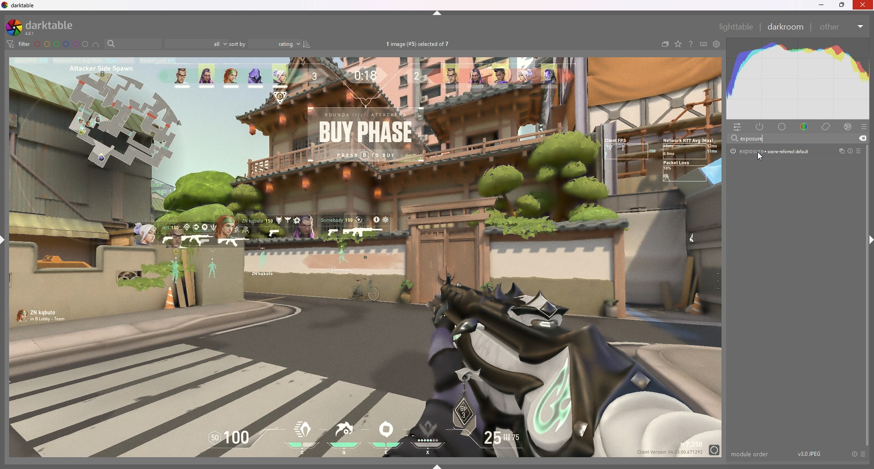 Image resolution: width=874 pixels, height=469 pixels. Describe the element at coordinates (197, 44) in the screenshot. I see `filter by images rating` at that location.